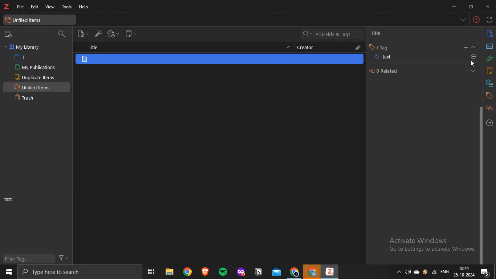  I want to click on -, so click(476, 19).